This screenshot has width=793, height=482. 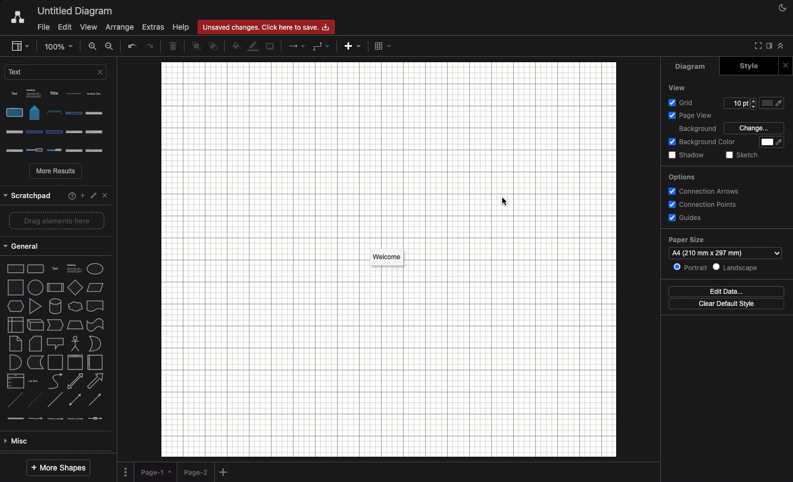 What do you see at coordinates (56, 248) in the screenshot?
I see `shape` at bounding box center [56, 248].